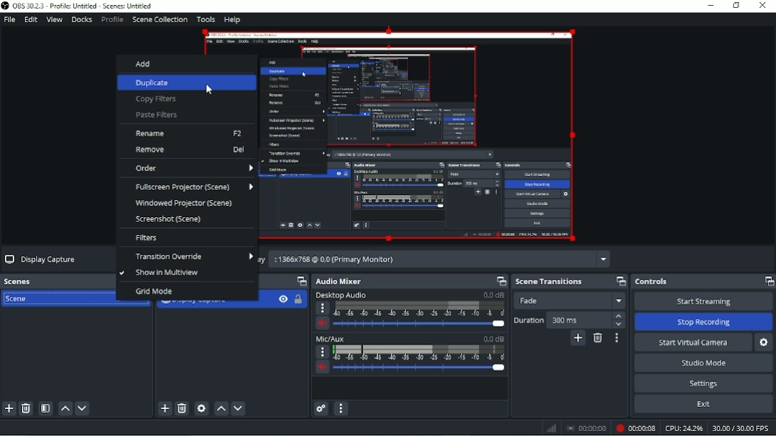 The image size is (776, 436). I want to click on Move source(s) up, so click(221, 409).